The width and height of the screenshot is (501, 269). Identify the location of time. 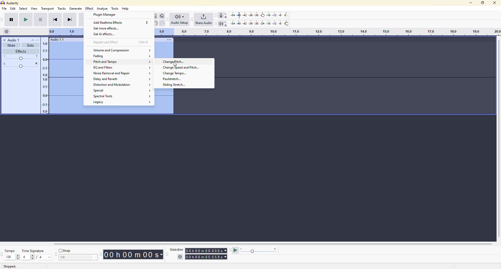
(206, 251).